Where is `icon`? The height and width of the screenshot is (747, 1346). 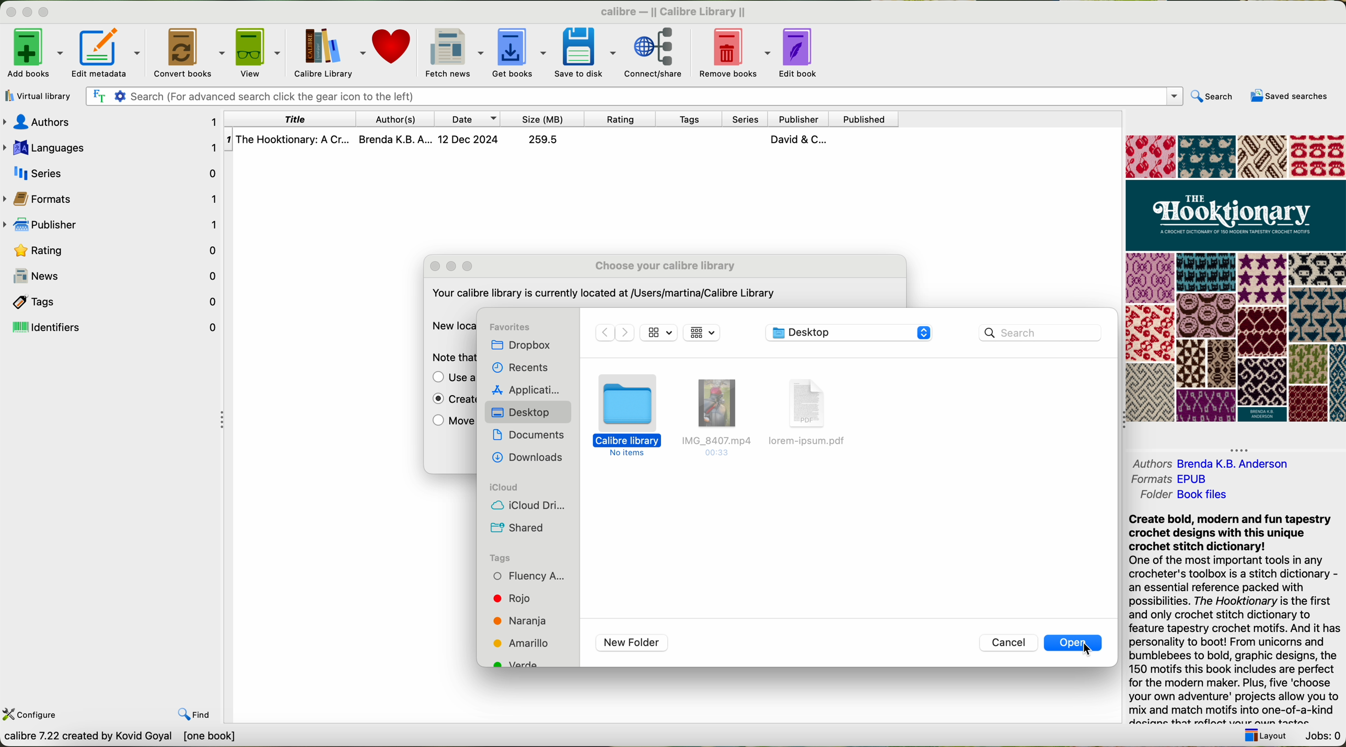 icon is located at coordinates (701, 332).